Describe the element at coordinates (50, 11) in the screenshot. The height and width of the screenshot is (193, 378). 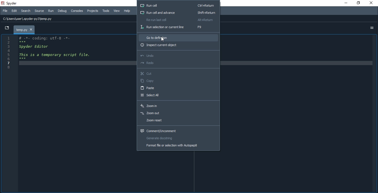
I see `Run` at that location.